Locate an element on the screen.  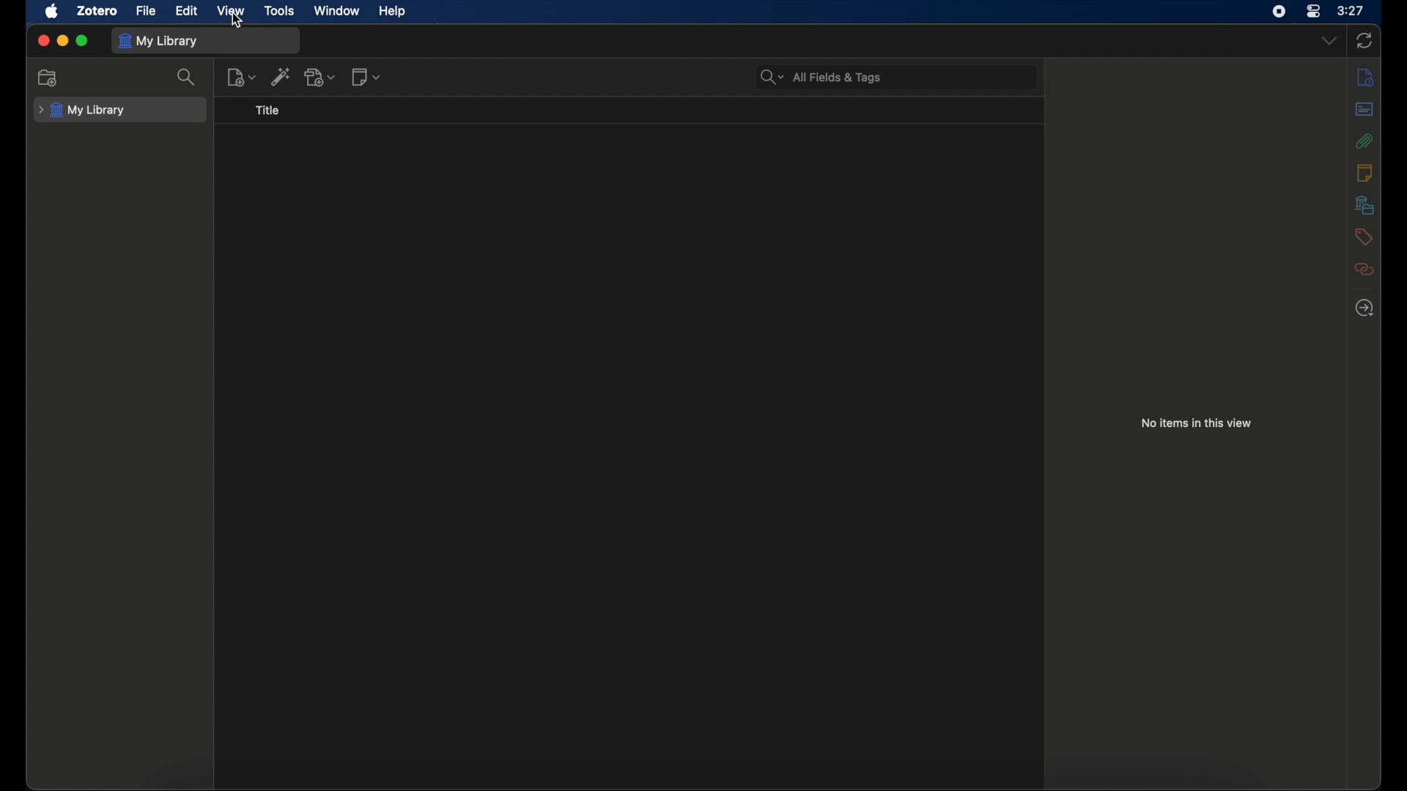
title is located at coordinates (267, 109).